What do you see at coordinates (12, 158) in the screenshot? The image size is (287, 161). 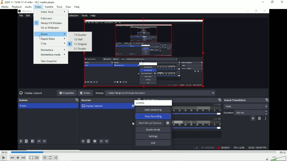 I see `previous` at bounding box center [12, 158].